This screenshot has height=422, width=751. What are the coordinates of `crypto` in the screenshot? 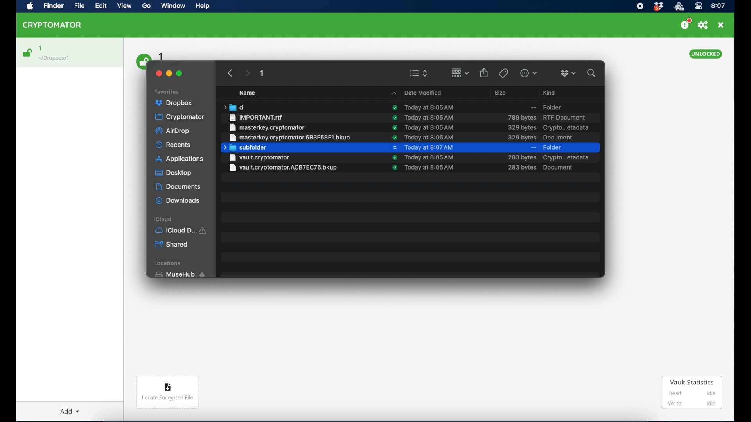 It's located at (544, 169).